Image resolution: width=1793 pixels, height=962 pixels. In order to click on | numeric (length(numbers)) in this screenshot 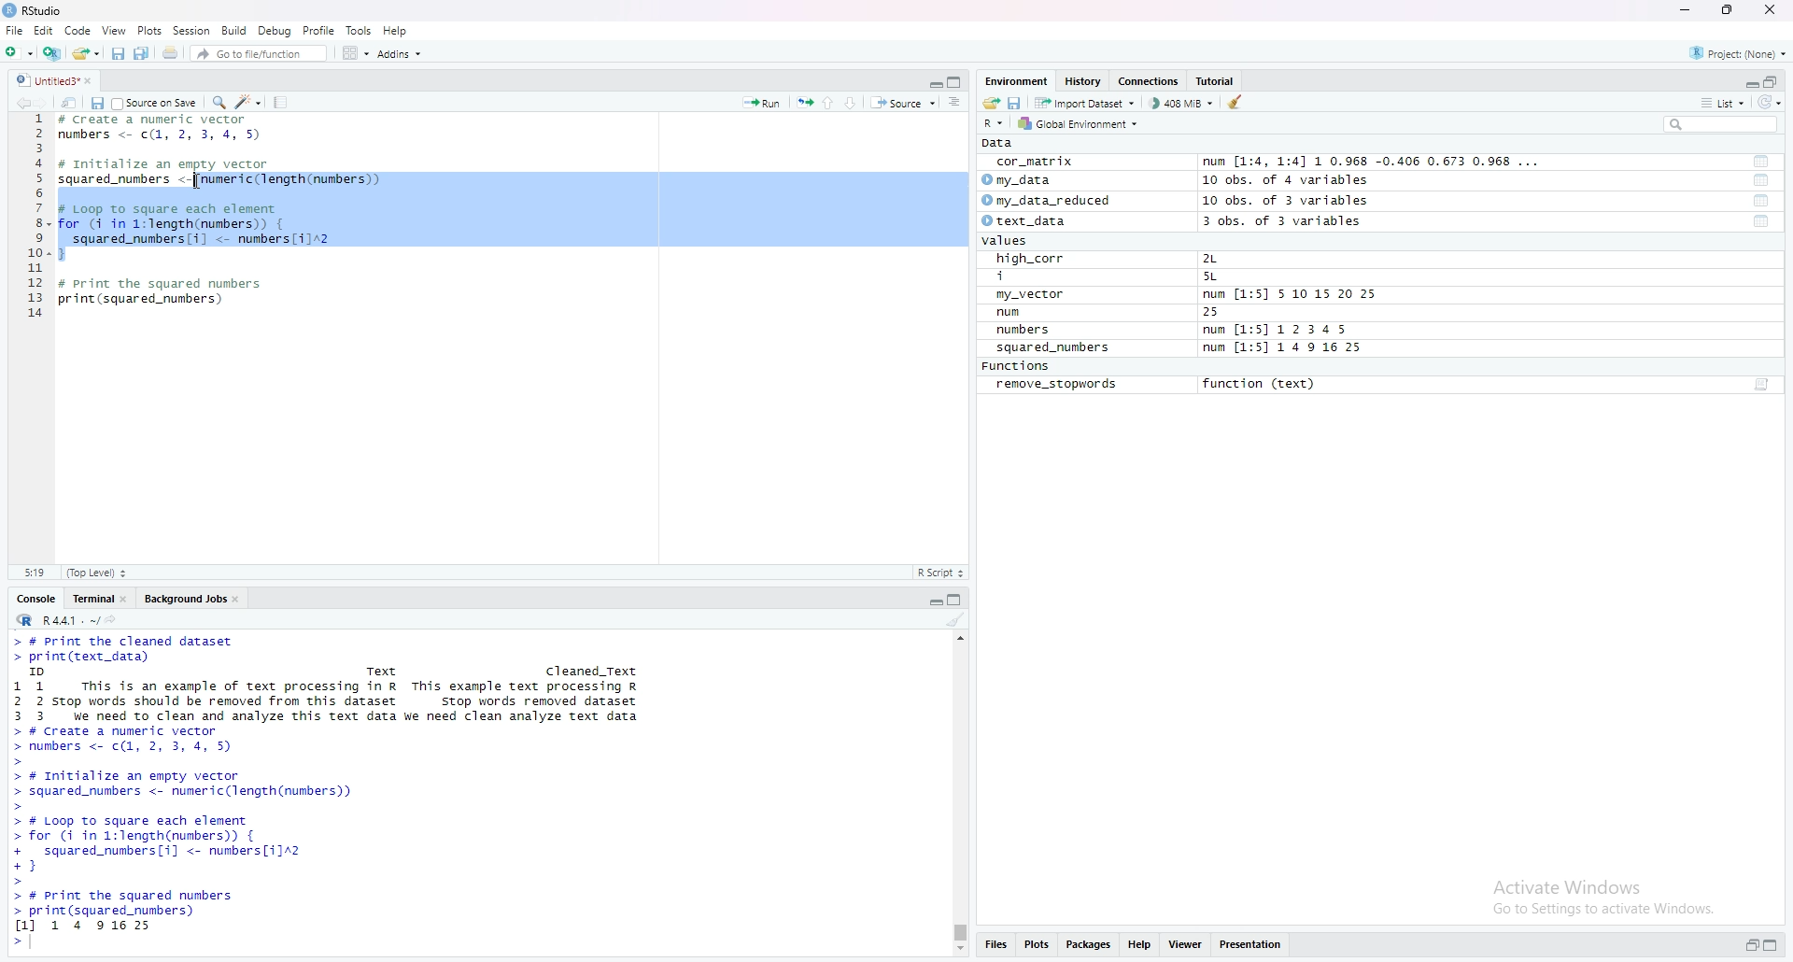, I will do `click(293, 180)`.